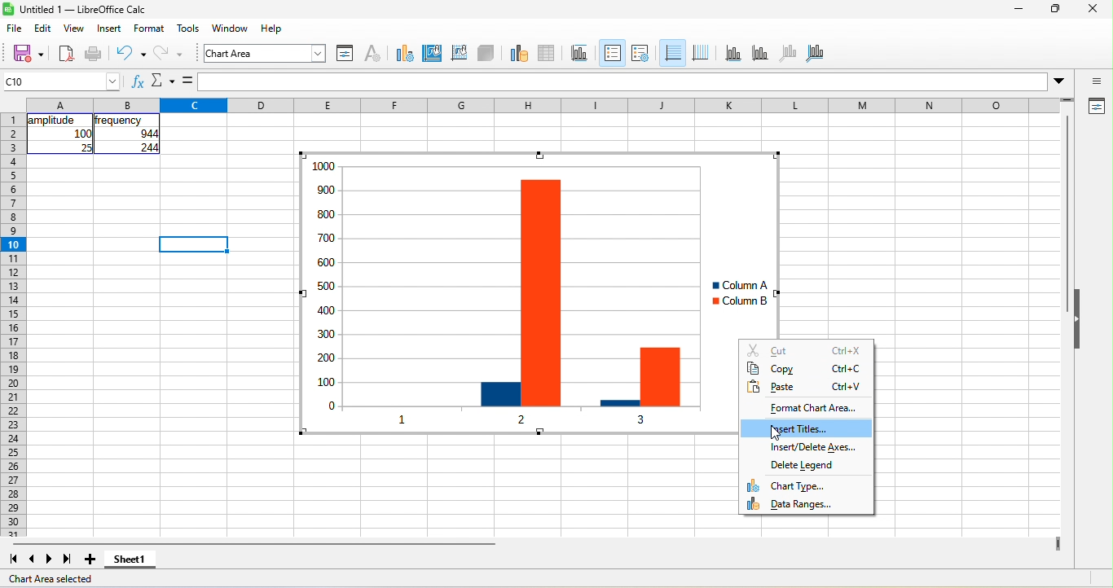  What do you see at coordinates (807, 368) in the screenshot?
I see `copy` at bounding box center [807, 368].